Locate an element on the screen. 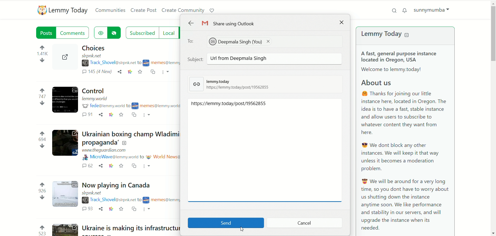 The height and width of the screenshot is (236, 496). save is located at coordinates (122, 115).